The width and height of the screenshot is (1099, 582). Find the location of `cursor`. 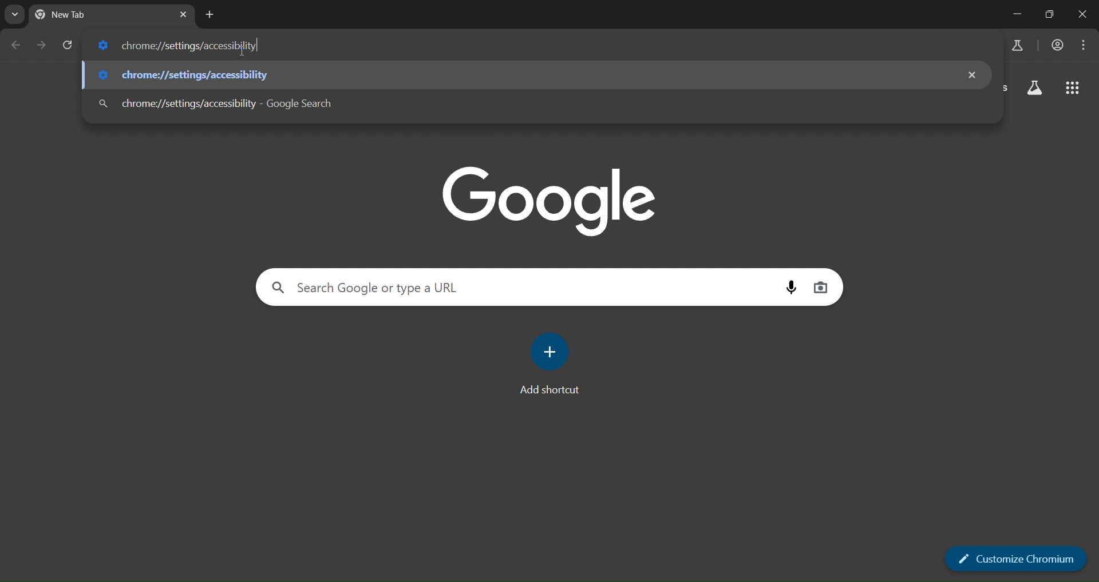

cursor is located at coordinates (258, 47).